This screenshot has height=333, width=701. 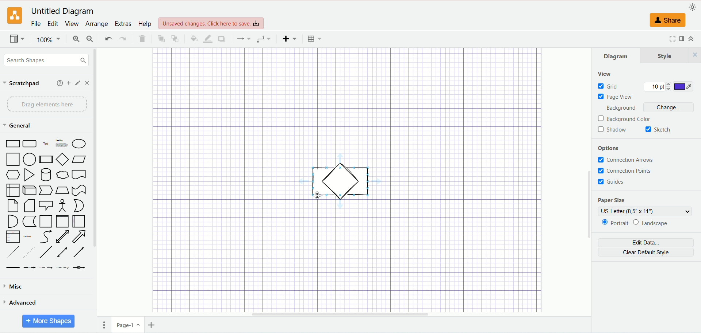 What do you see at coordinates (78, 83) in the screenshot?
I see `edit` at bounding box center [78, 83].